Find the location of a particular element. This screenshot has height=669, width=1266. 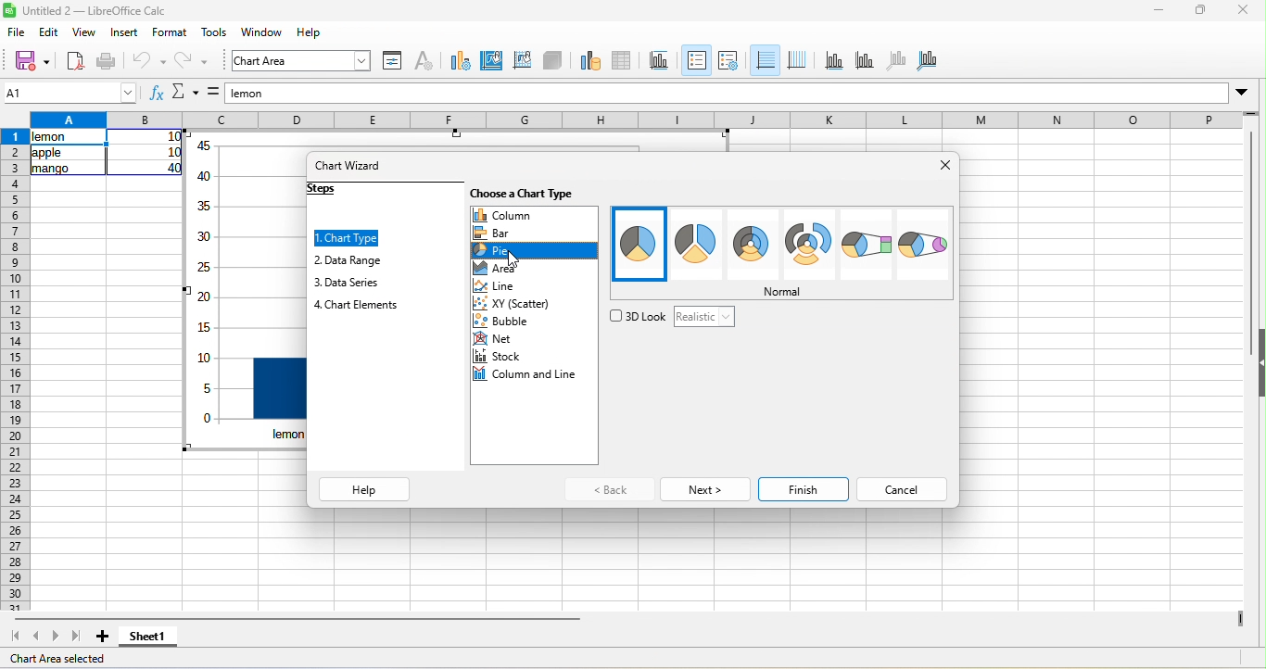

chart type is located at coordinates (459, 59).